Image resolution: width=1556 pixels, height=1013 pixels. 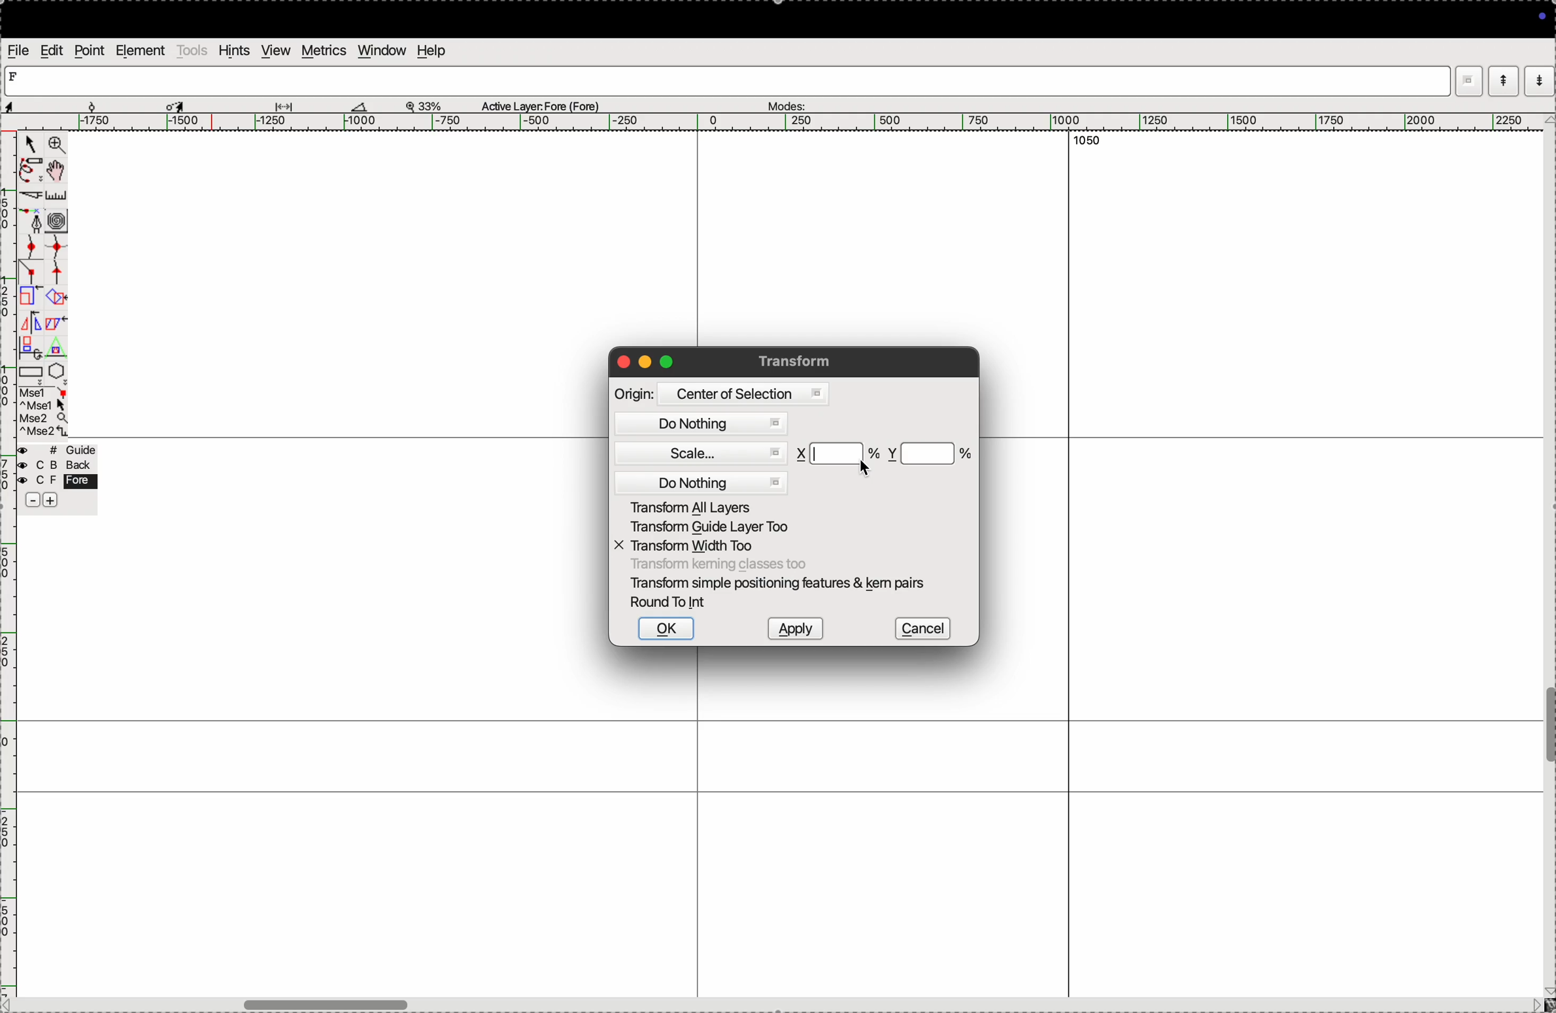 What do you see at coordinates (44, 412) in the screenshot?
I see `mse ` at bounding box center [44, 412].